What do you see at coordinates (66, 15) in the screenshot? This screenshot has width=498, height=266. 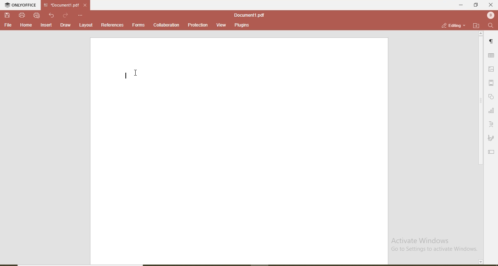 I see `redo` at bounding box center [66, 15].